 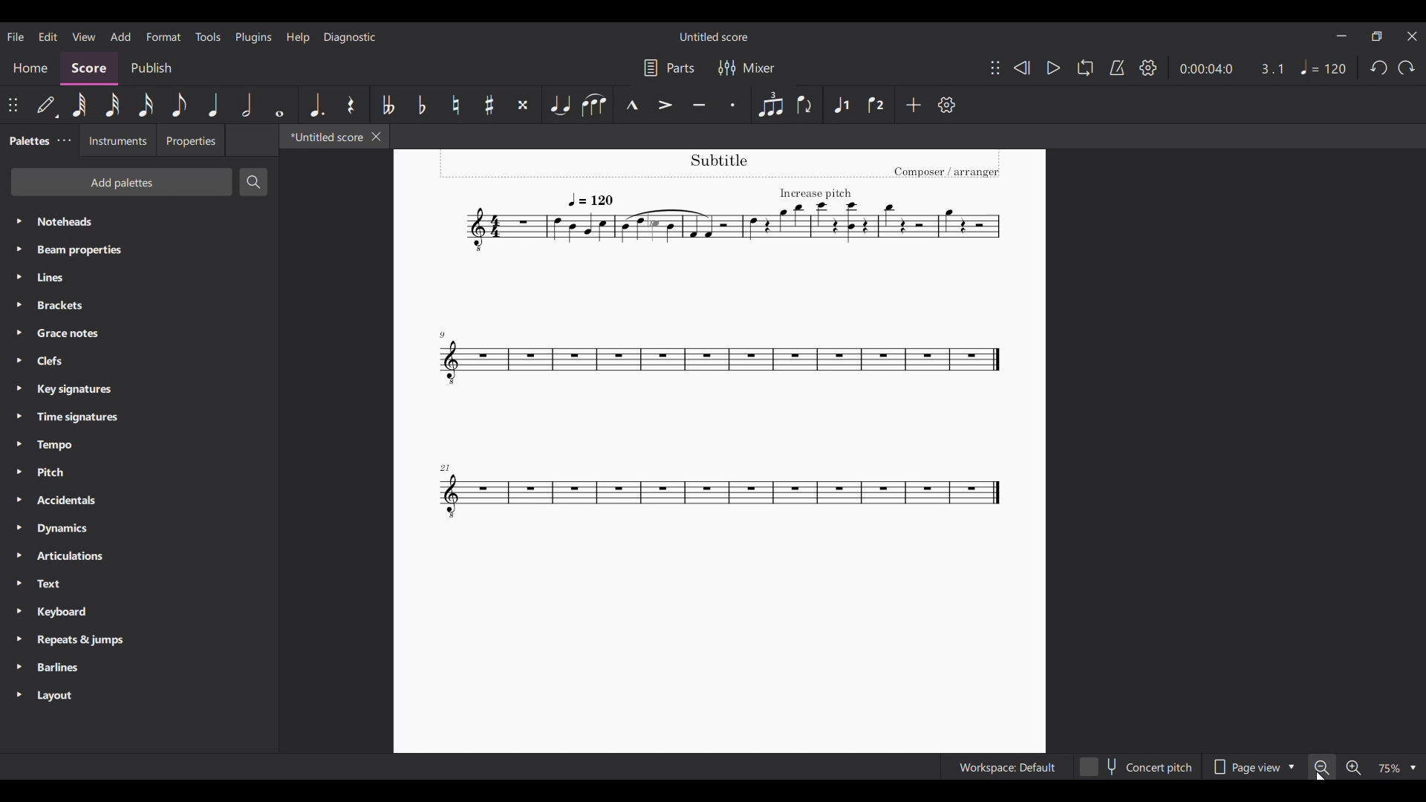 What do you see at coordinates (139, 528) in the screenshot?
I see `Dynamics` at bounding box center [139, 528].